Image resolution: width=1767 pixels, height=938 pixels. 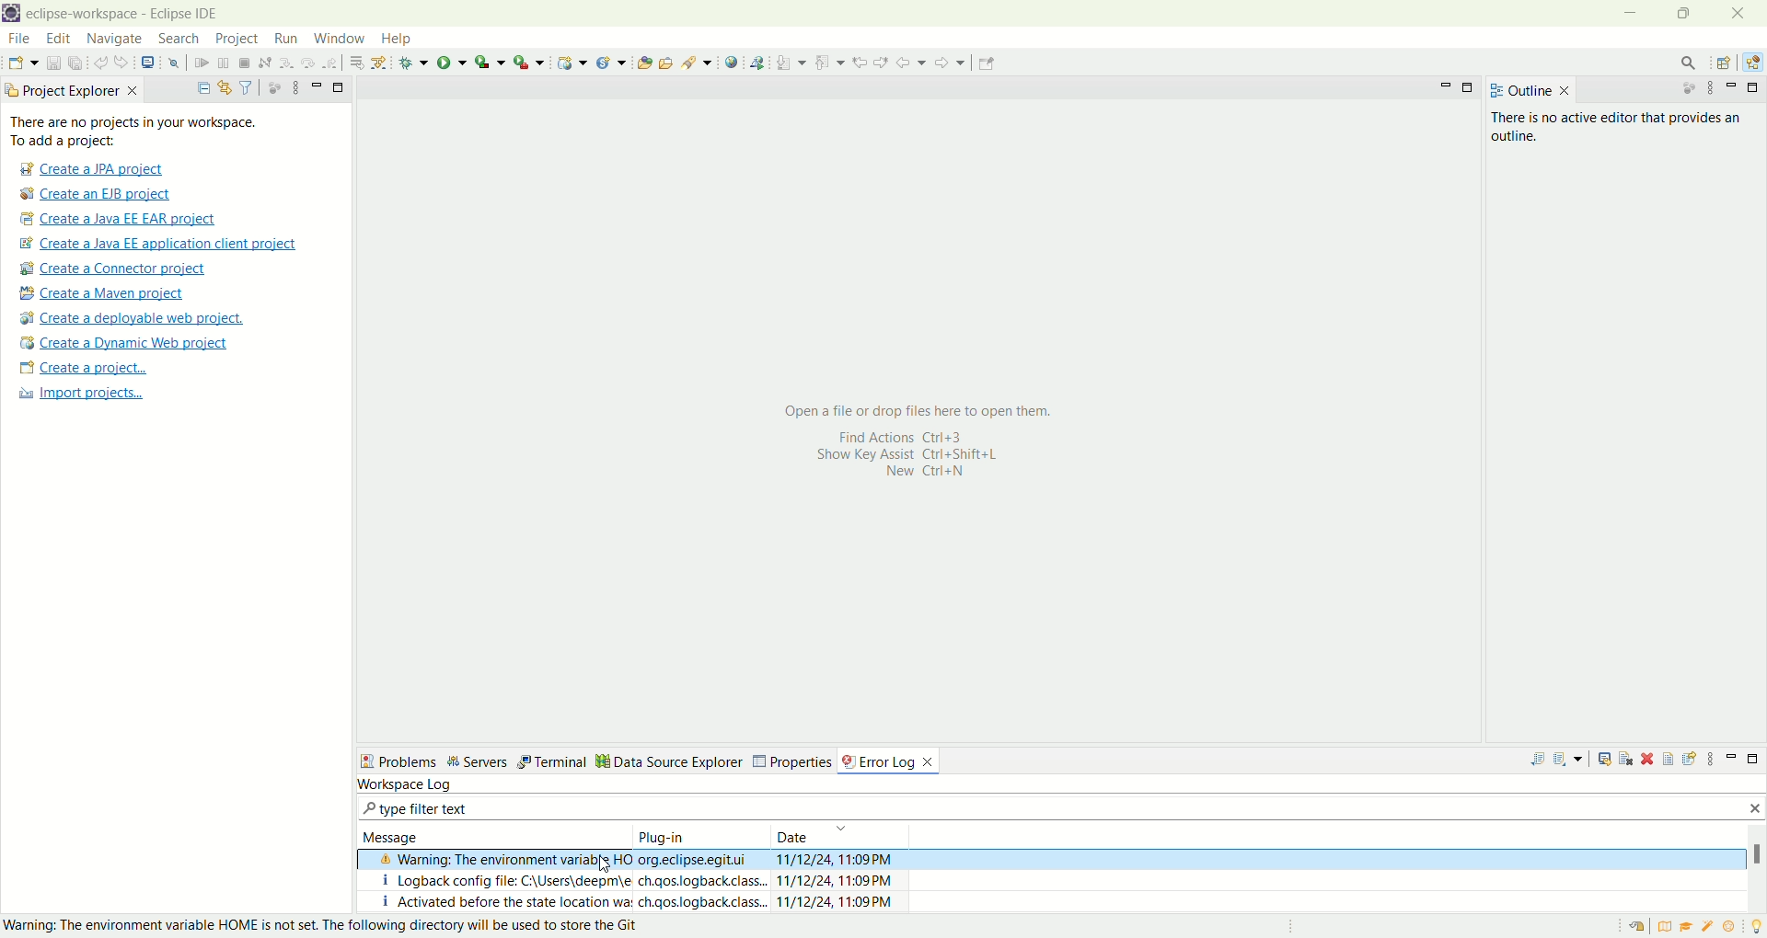 I want to click on minimize, so click(x=1733, y=88).